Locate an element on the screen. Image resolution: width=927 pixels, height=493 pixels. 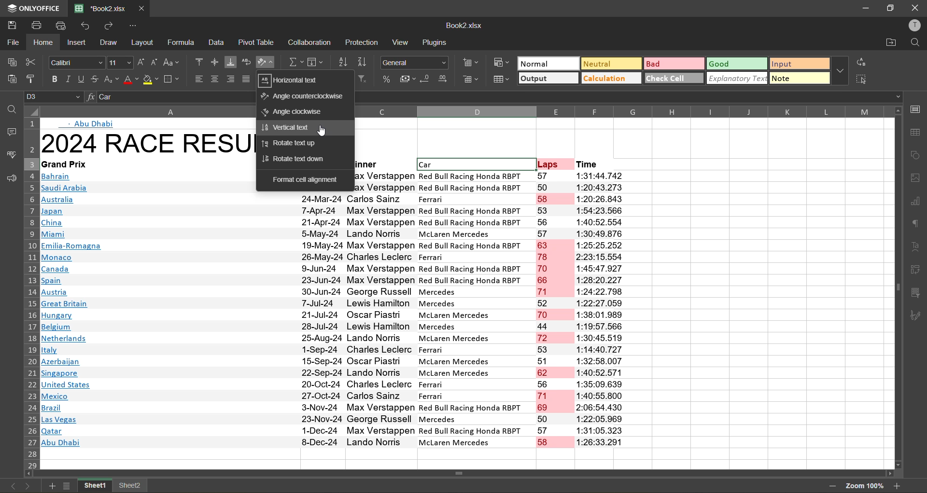
comments is located at coordinates (11, 132).